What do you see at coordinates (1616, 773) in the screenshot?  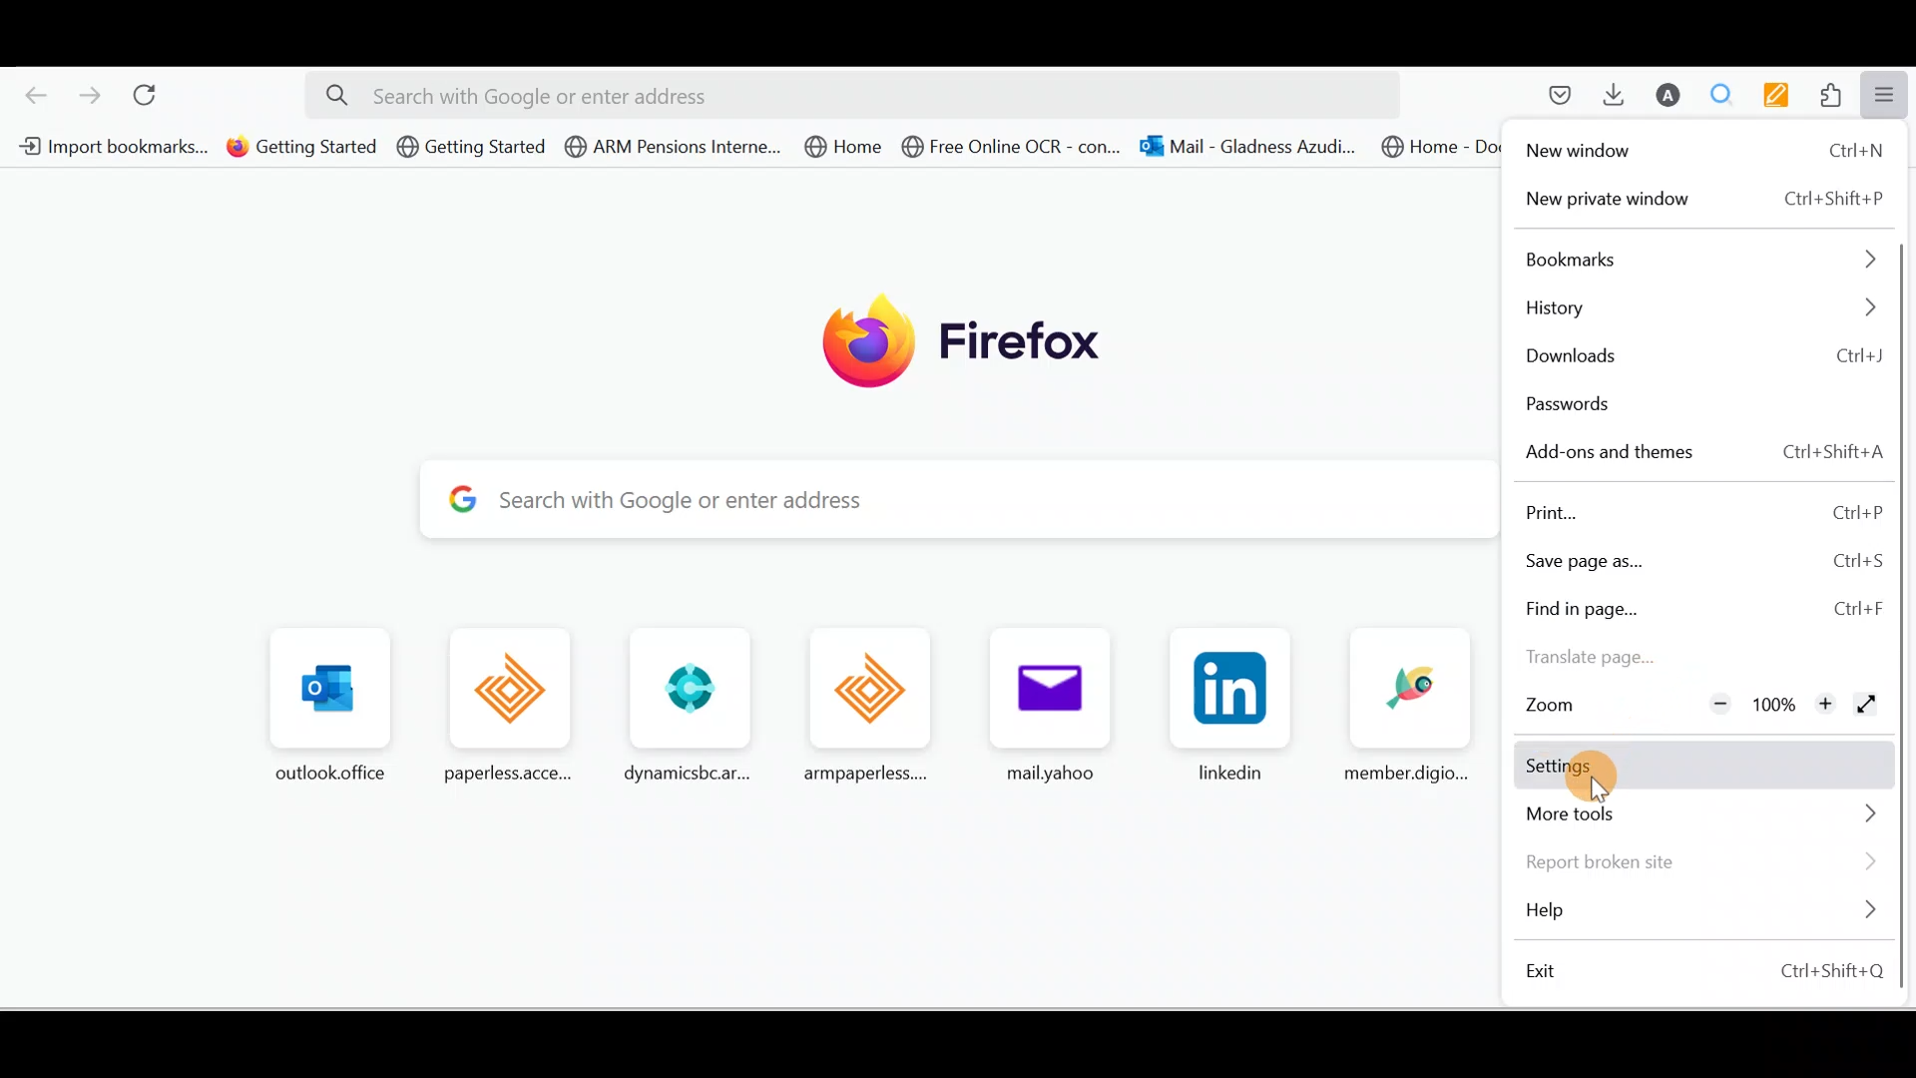 I see `Cursor` at bounding box center [1616, 773].